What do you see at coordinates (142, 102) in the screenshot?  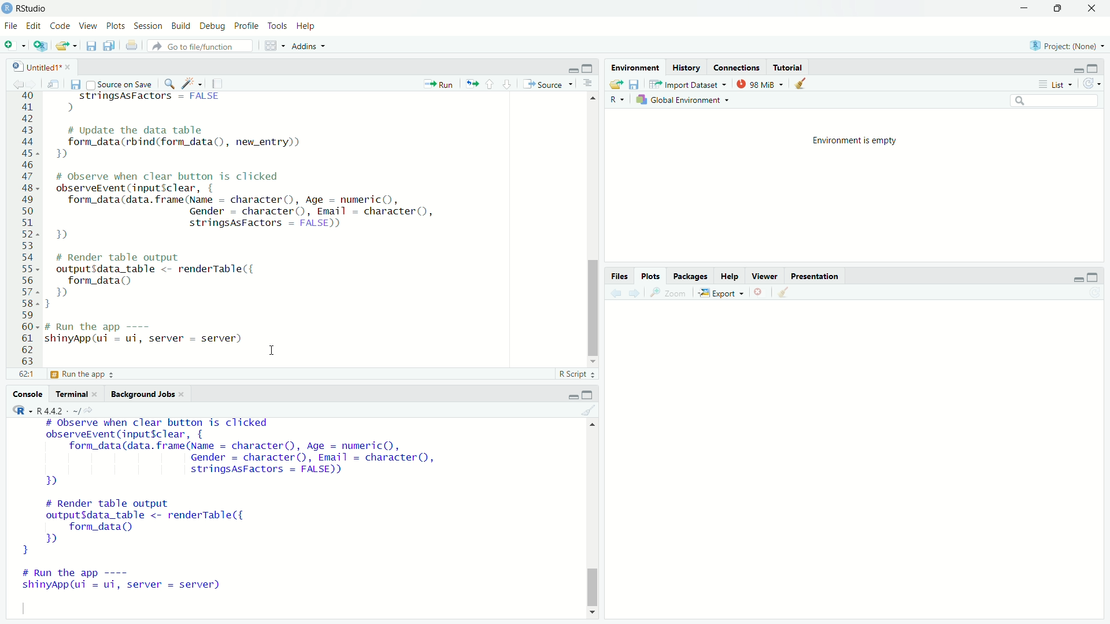 I see `string code` at bounding box center [142, 102].